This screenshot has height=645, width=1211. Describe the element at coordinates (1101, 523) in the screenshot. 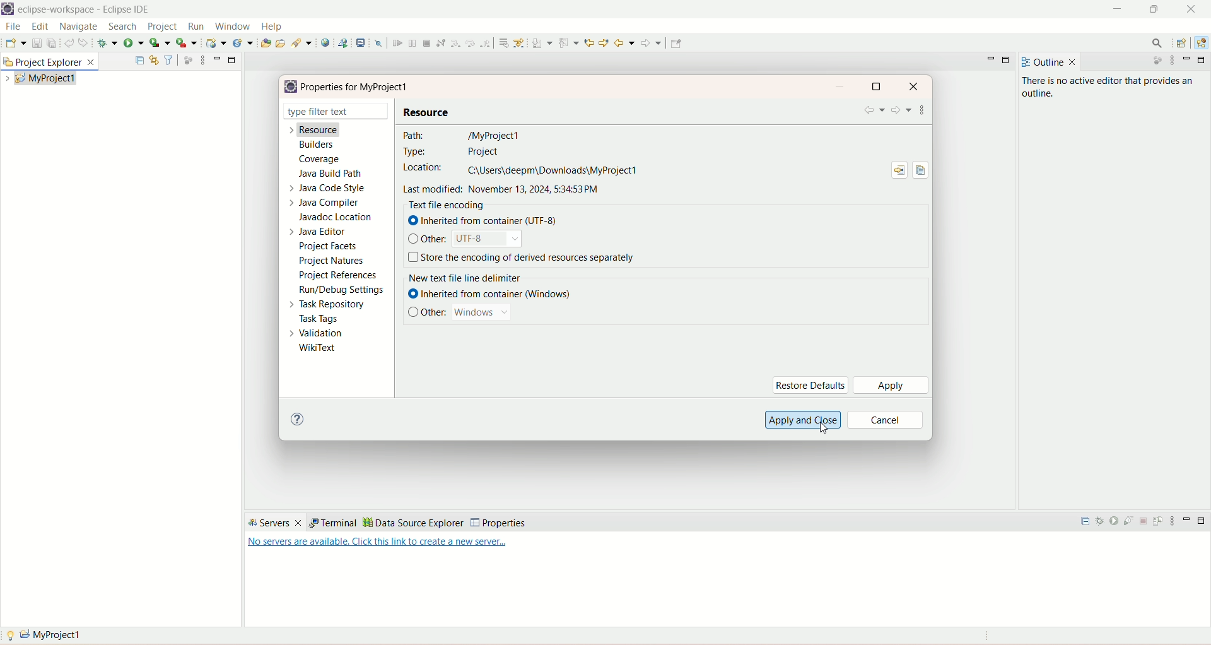

I see `start the server in debug mode` at that location.